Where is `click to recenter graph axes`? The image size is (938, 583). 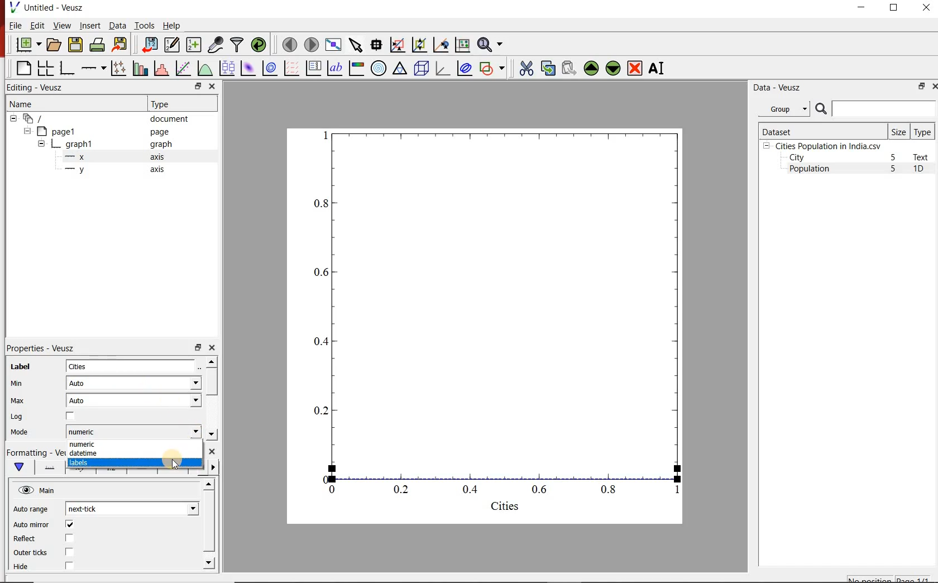
click to recenter graph axes is located at coordinates (440, 45).